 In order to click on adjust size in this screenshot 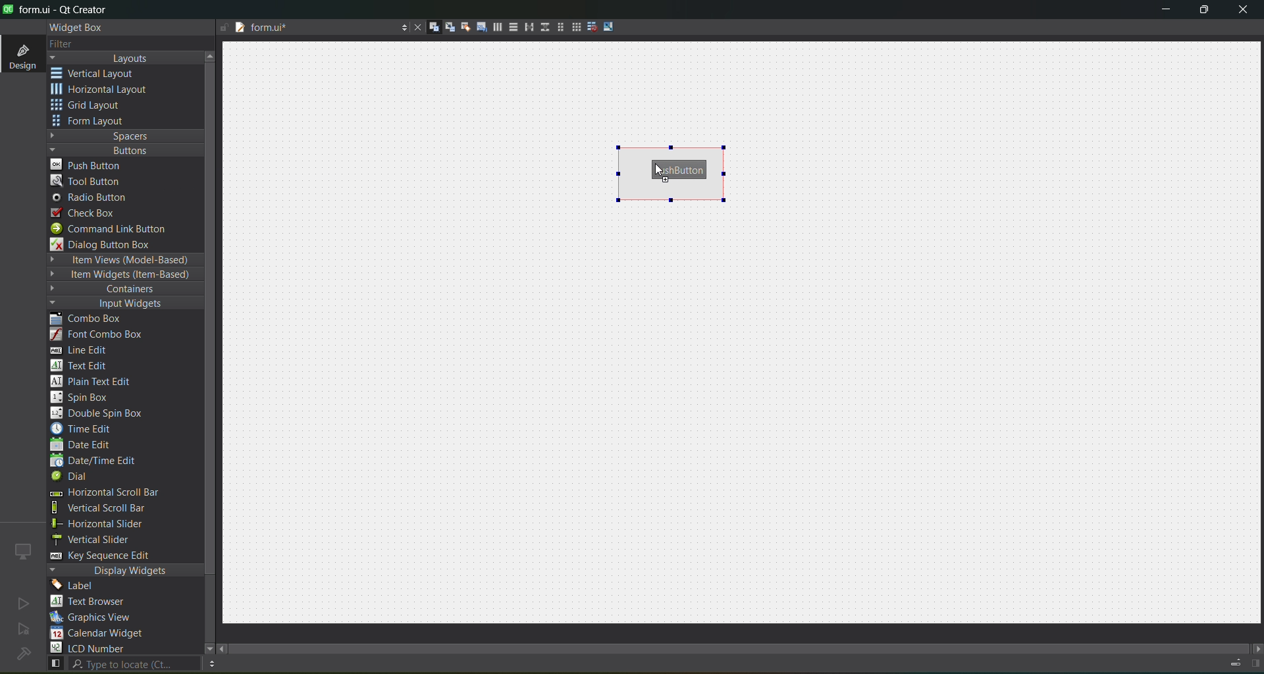, I will do `click(612, 26)`.